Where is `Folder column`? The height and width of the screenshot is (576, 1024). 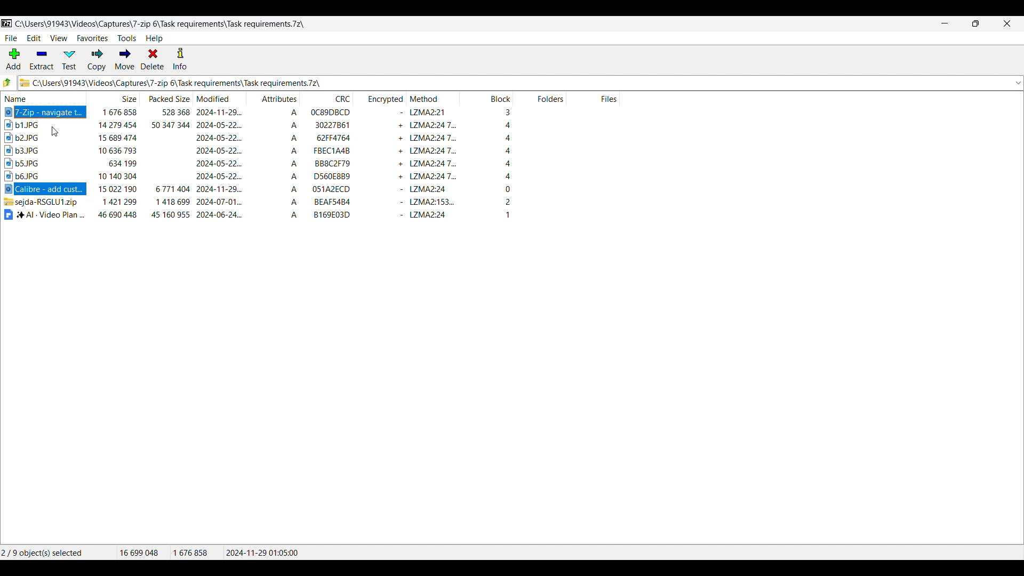
Folder column is located at coordinates (540, 98).